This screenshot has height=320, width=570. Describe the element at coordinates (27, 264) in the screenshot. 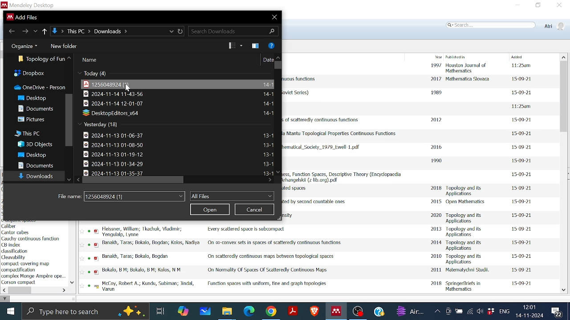

I see `keyword` at that location.